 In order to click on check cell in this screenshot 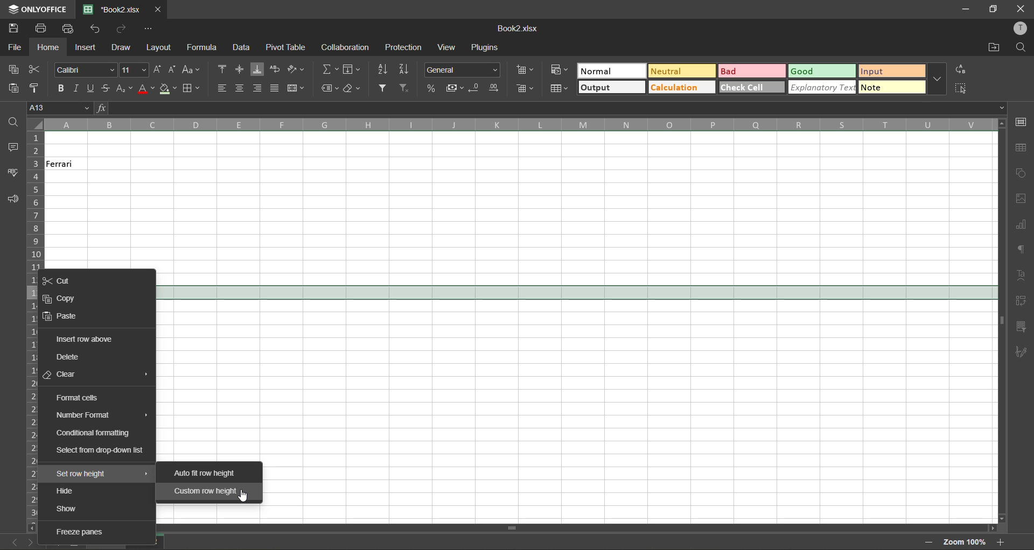, I will do `click(751, 88)`.